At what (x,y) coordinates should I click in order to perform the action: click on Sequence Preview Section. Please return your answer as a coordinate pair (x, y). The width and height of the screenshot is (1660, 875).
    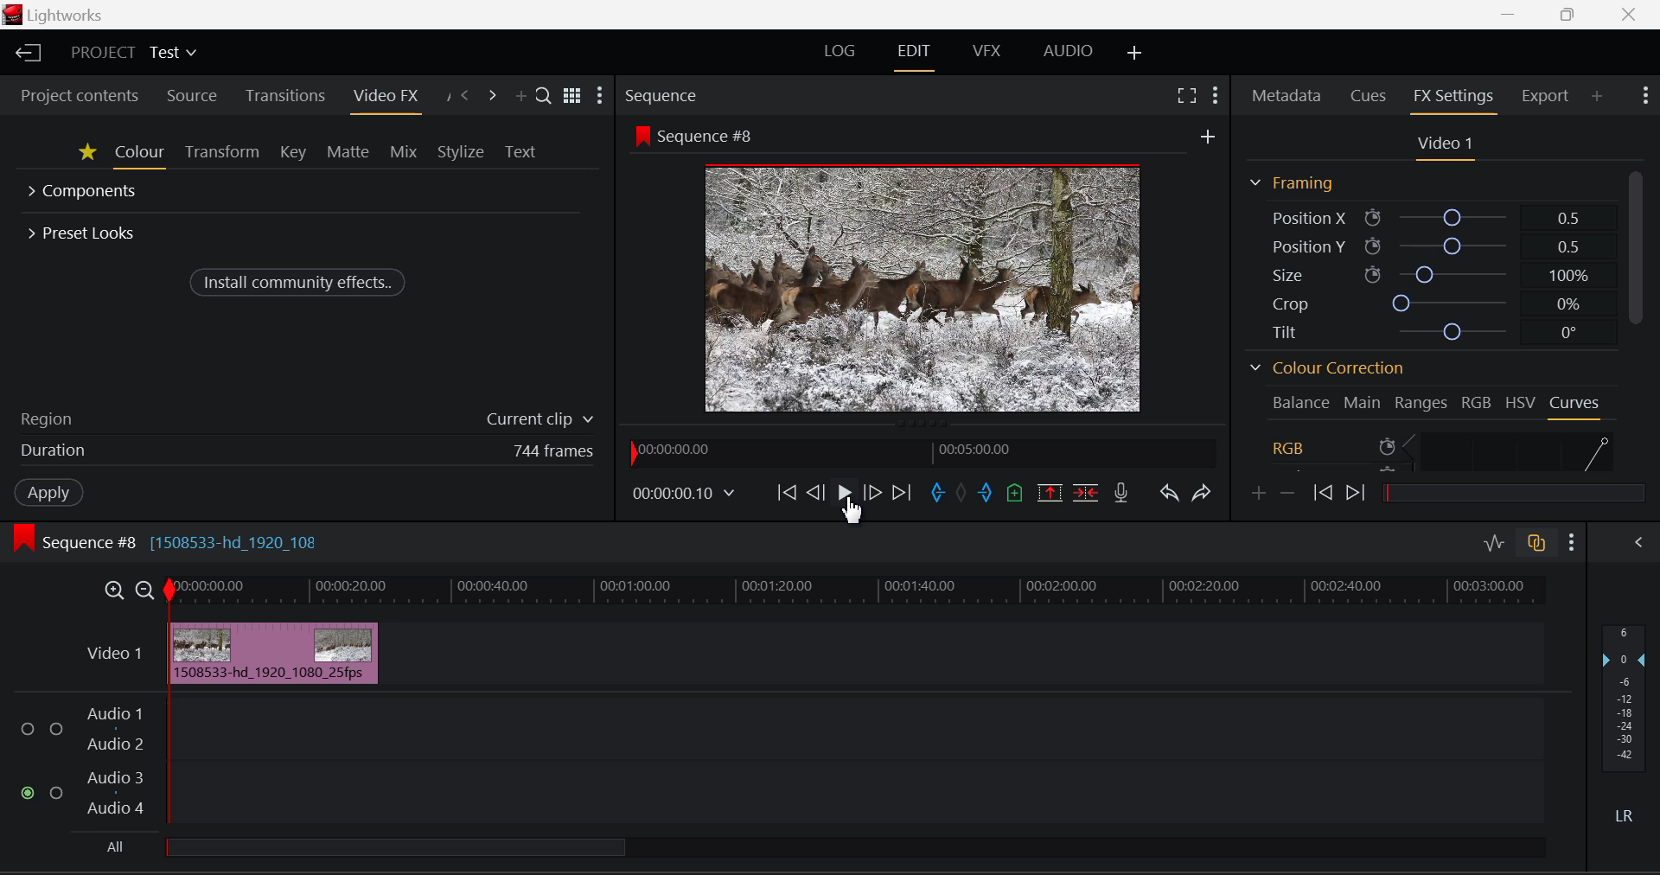
    Looking at the image, I should click on (662, 95).